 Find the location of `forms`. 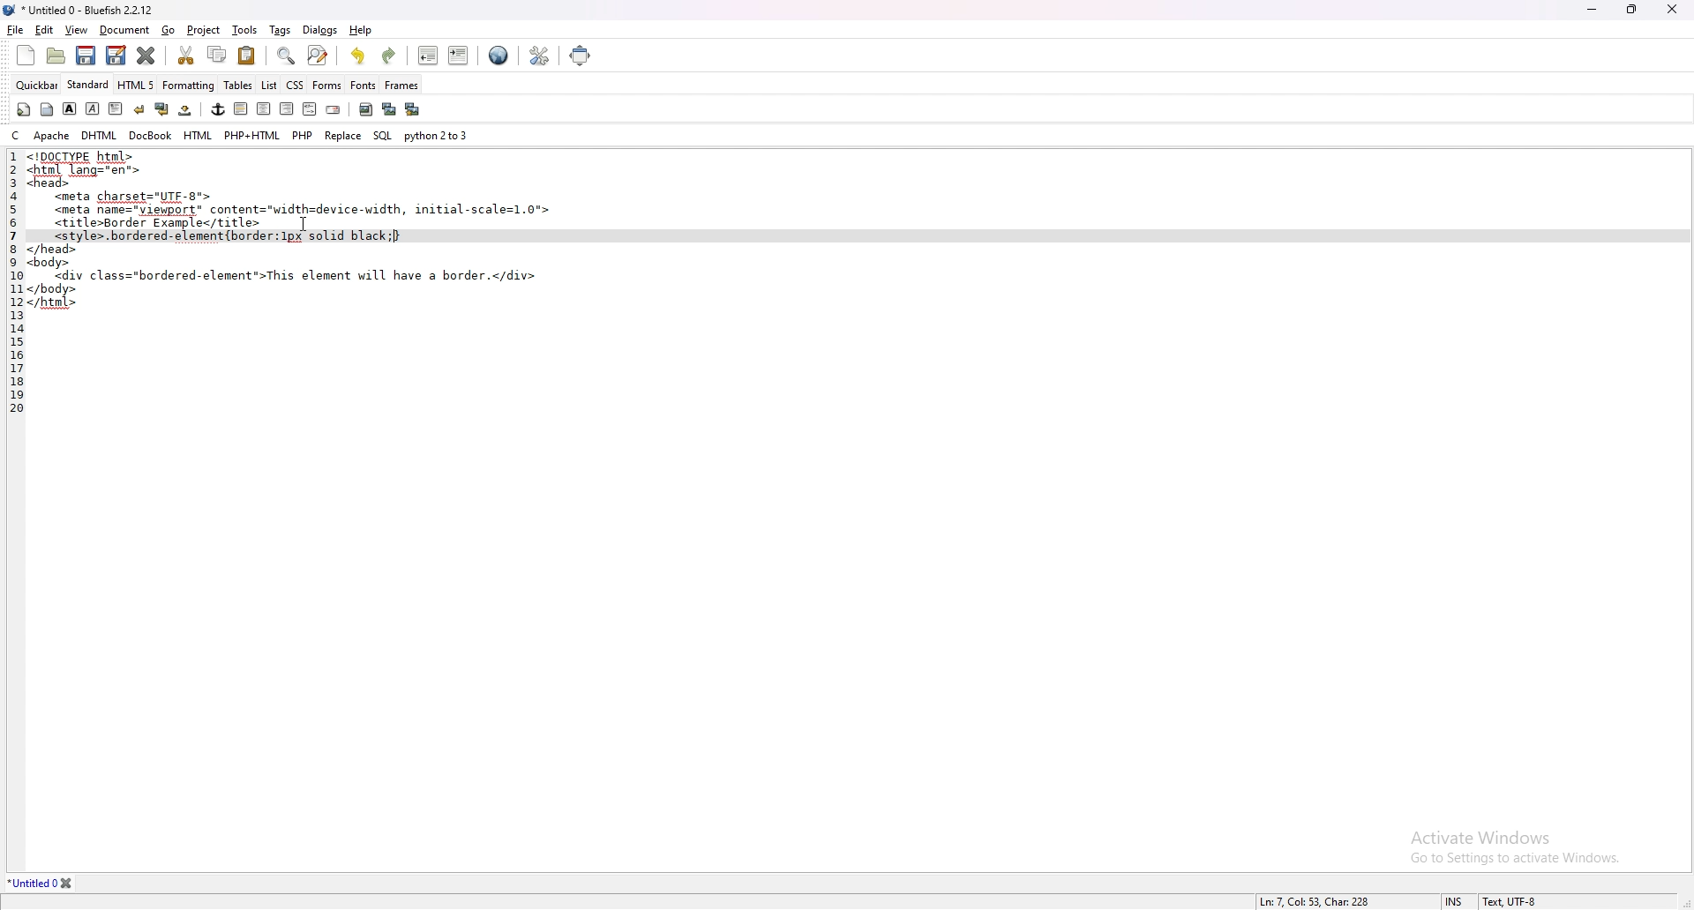

forms is located at coordinates (327, 85).